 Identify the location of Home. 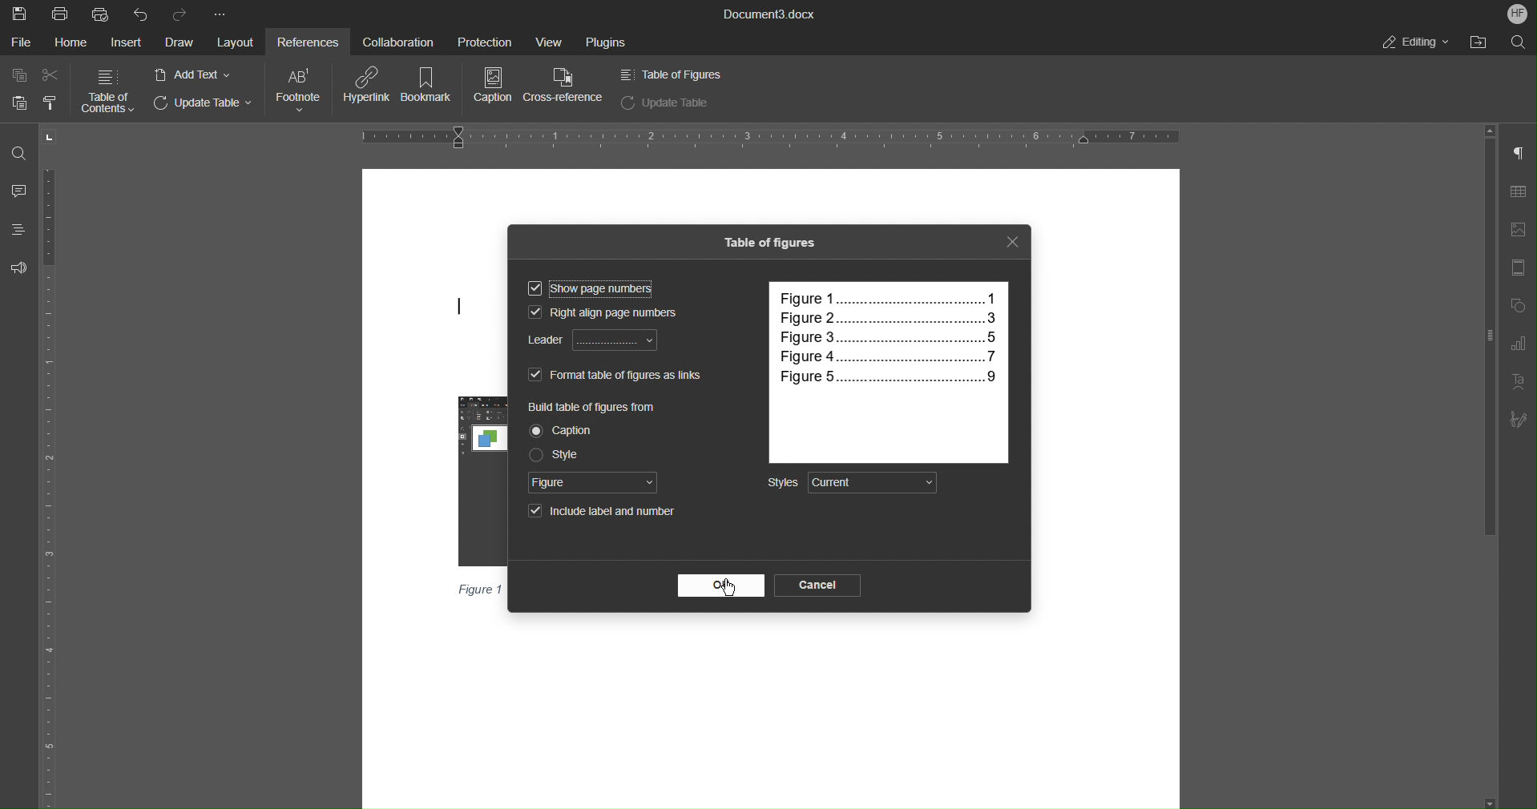
(74, 42).